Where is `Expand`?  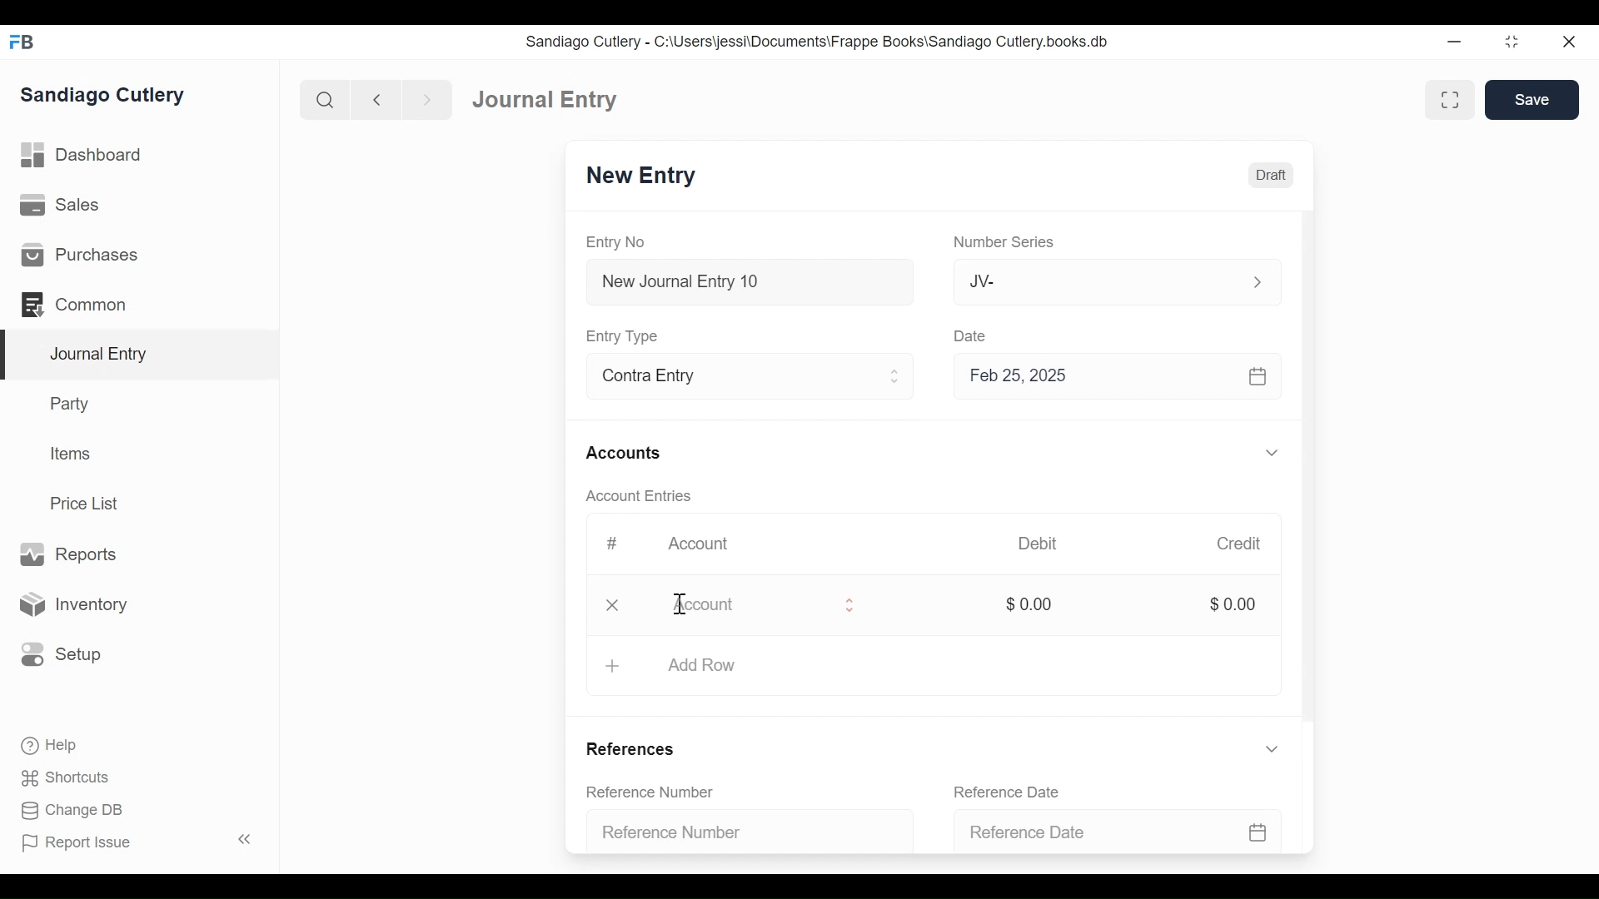
Expand is located at coordinates (849, 606).